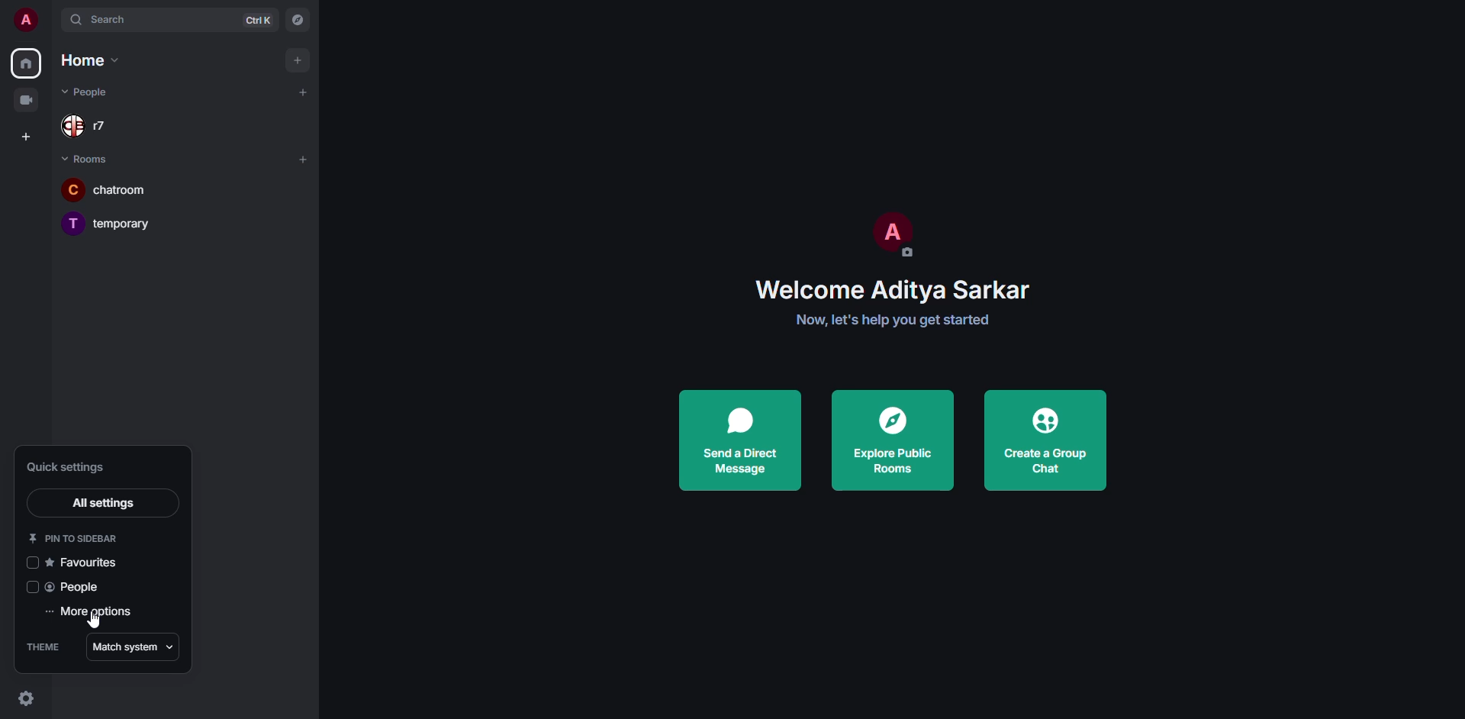 The height and width of the screenshot is (719, 1465). What do you see at coordinates (258, 20) in the screenshot?
I see `ctrl K` at bounding box center [258, 20].